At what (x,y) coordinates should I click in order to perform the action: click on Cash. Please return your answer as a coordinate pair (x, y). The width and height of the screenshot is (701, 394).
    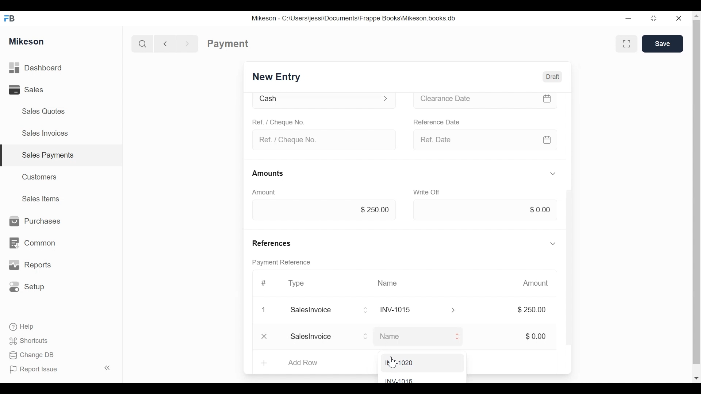
    Looking at the image, I should click on (325, 100).